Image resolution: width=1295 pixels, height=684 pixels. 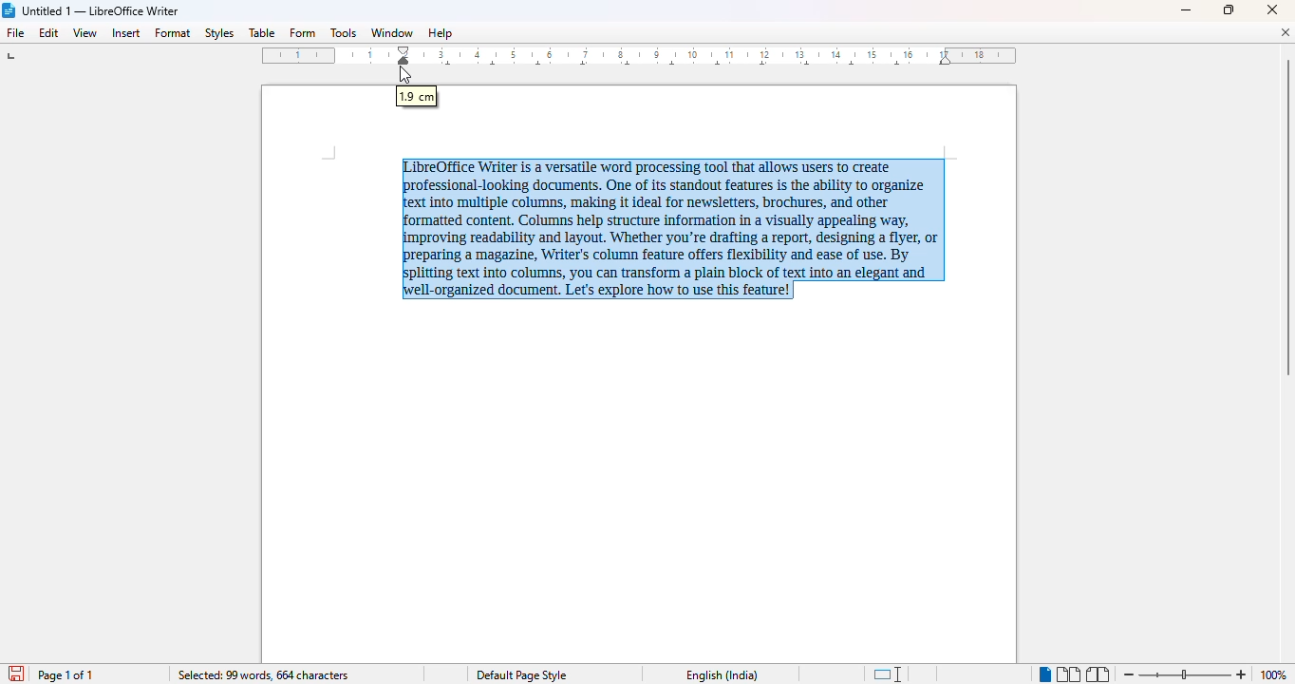 What do you see at coordinates (302, 33) in the screenshot?
I see `form` at bounding box center [302, 33].